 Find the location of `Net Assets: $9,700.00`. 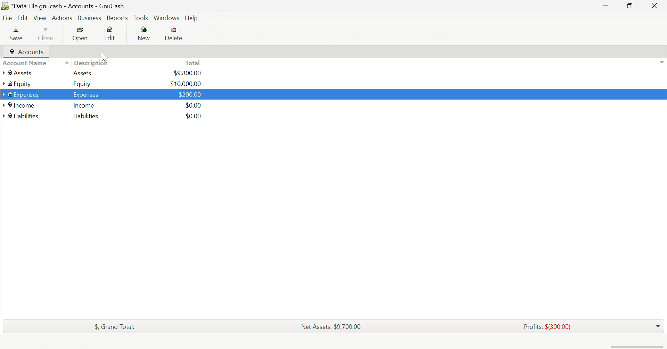

Net Assets: $9,700.00 is located at coordinates (331, 327).